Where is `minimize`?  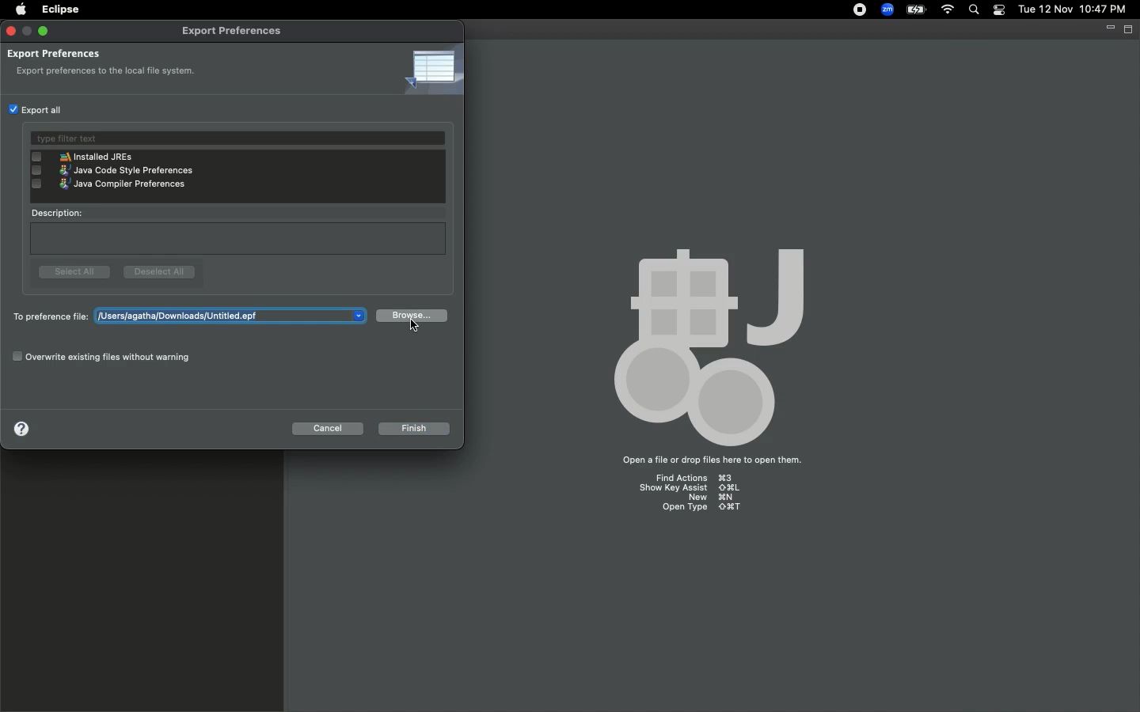
minimize is located at coordinates (26, 32).